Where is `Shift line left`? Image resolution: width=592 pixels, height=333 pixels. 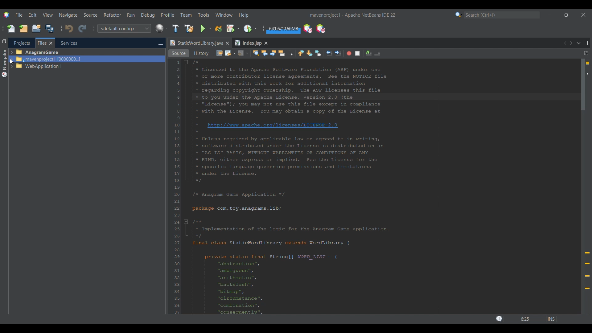 Shift line left is located at coordinates (330, 53).